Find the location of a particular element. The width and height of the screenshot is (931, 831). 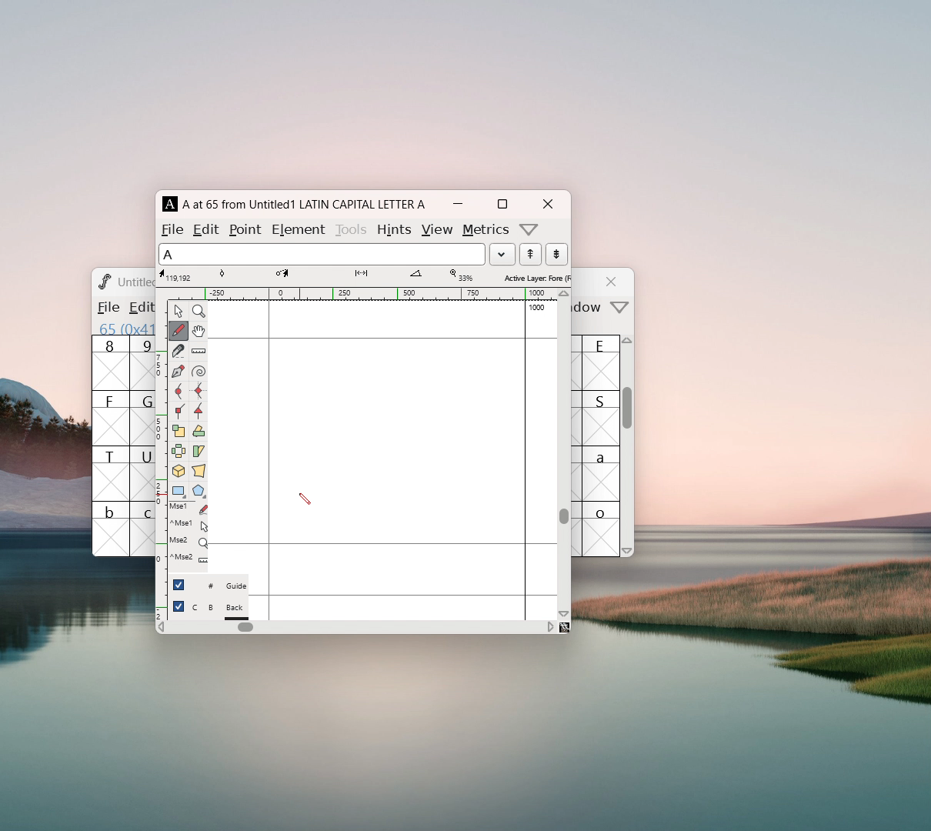

selected layer is located at coordinates (535, 277).